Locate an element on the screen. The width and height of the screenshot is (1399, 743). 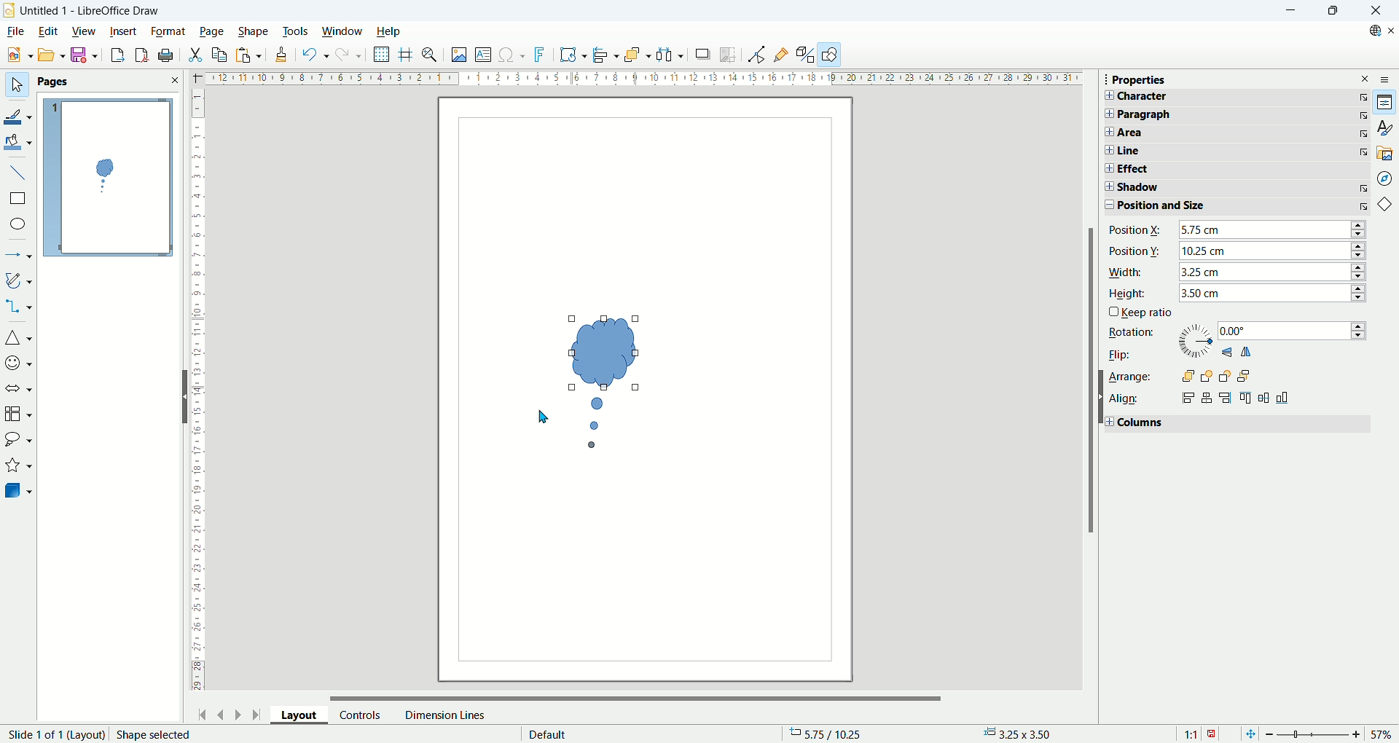
Arrange is located at coordinates (1129, 377).